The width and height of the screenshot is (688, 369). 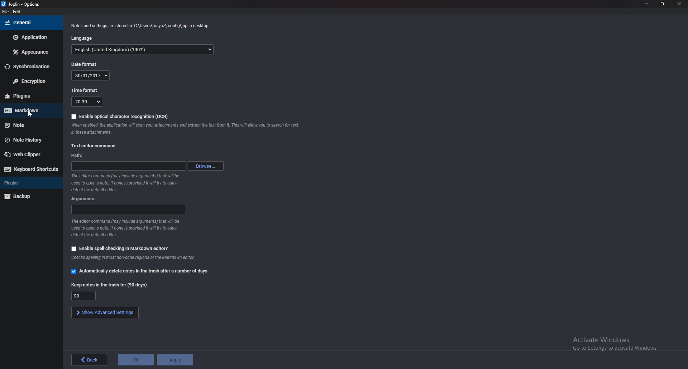 I want to click on English(Language), so click(x=142, y=49).